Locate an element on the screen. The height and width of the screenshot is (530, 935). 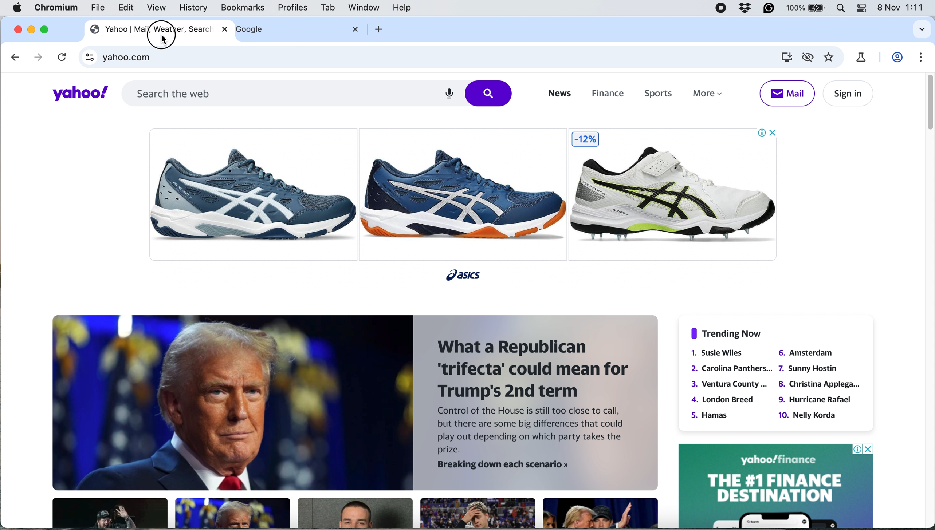
BB. a
| - >» 5 ZIPALA :
= 3 . What a Republican
= 5» » Ygpat 1
» a trifecta’ could mean for
| 4 ’ ¥
g » baa Trump's 2nd term
» rg AF Control of the House is still too close to call,
} te but there are some big differences that could
. A —y play out depending on which party takes the
“ k prize.
Hy. - Breaking down each scenario » is located at coordinates (350, 421).